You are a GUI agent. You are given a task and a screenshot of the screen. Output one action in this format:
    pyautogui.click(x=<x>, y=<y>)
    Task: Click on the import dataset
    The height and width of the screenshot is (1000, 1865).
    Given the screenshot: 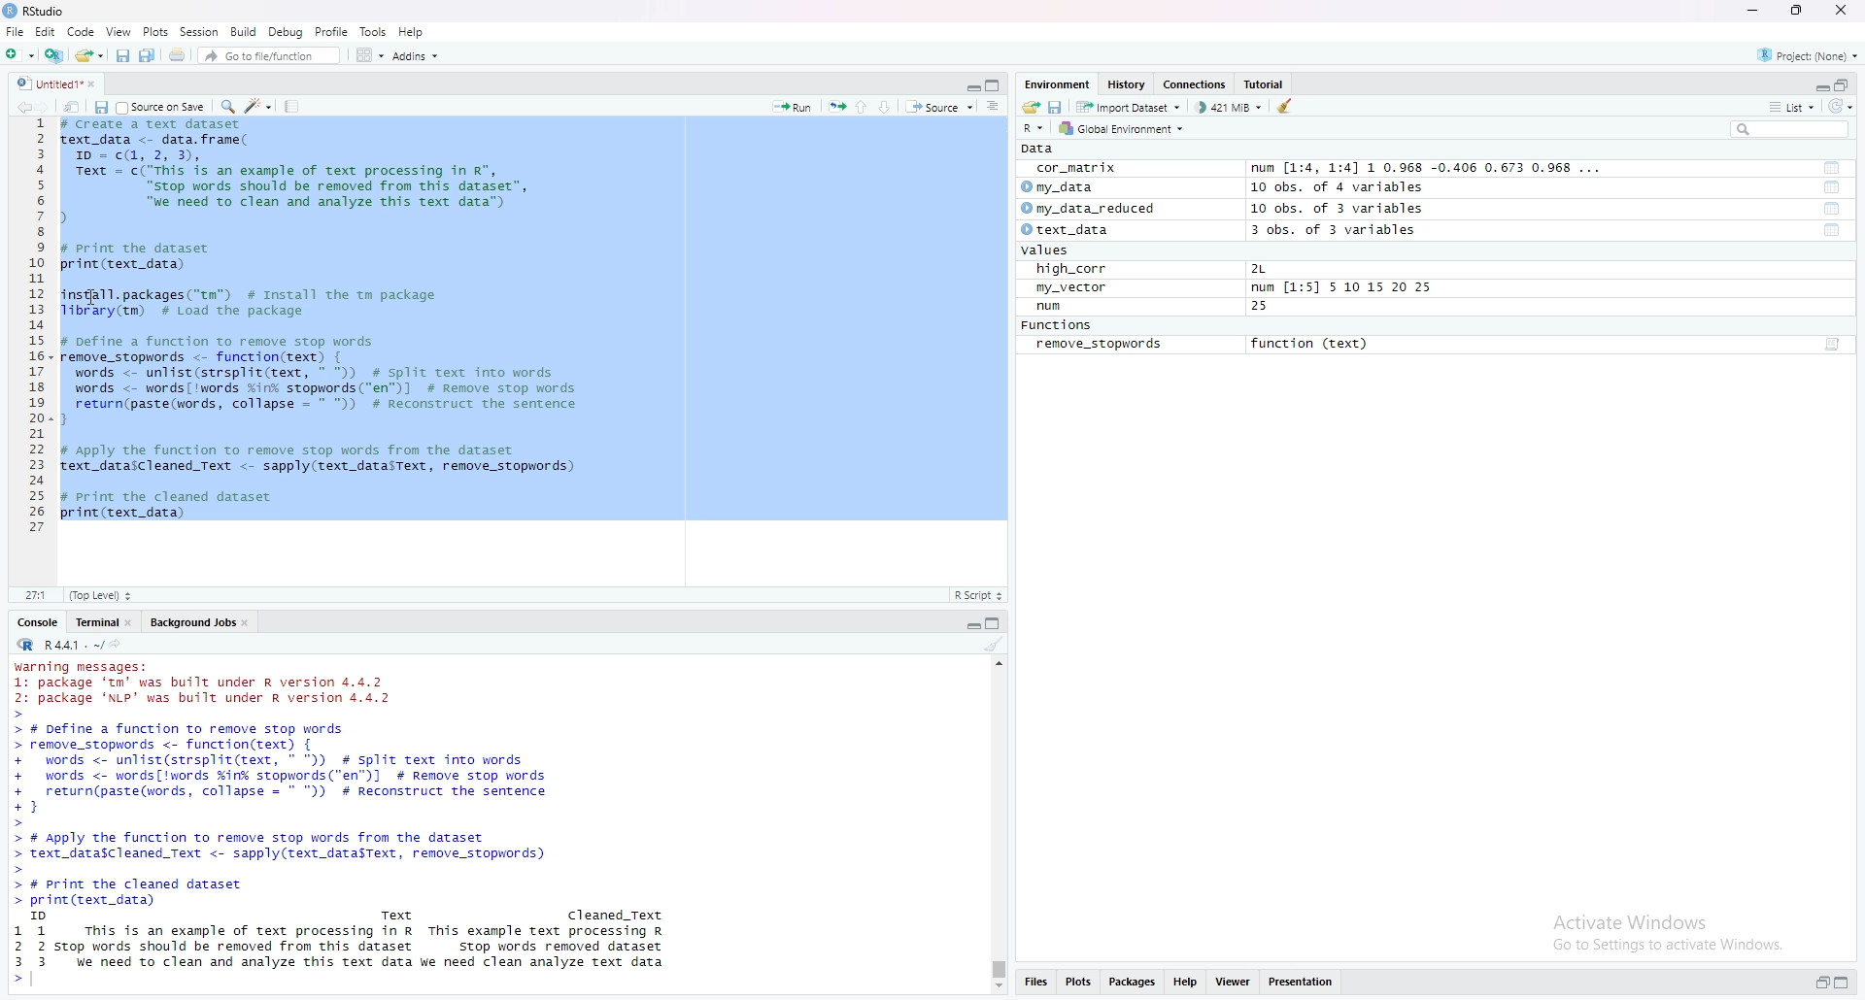 What is the action you would take?
    pyautogui.click(x=1130, y=108)
    